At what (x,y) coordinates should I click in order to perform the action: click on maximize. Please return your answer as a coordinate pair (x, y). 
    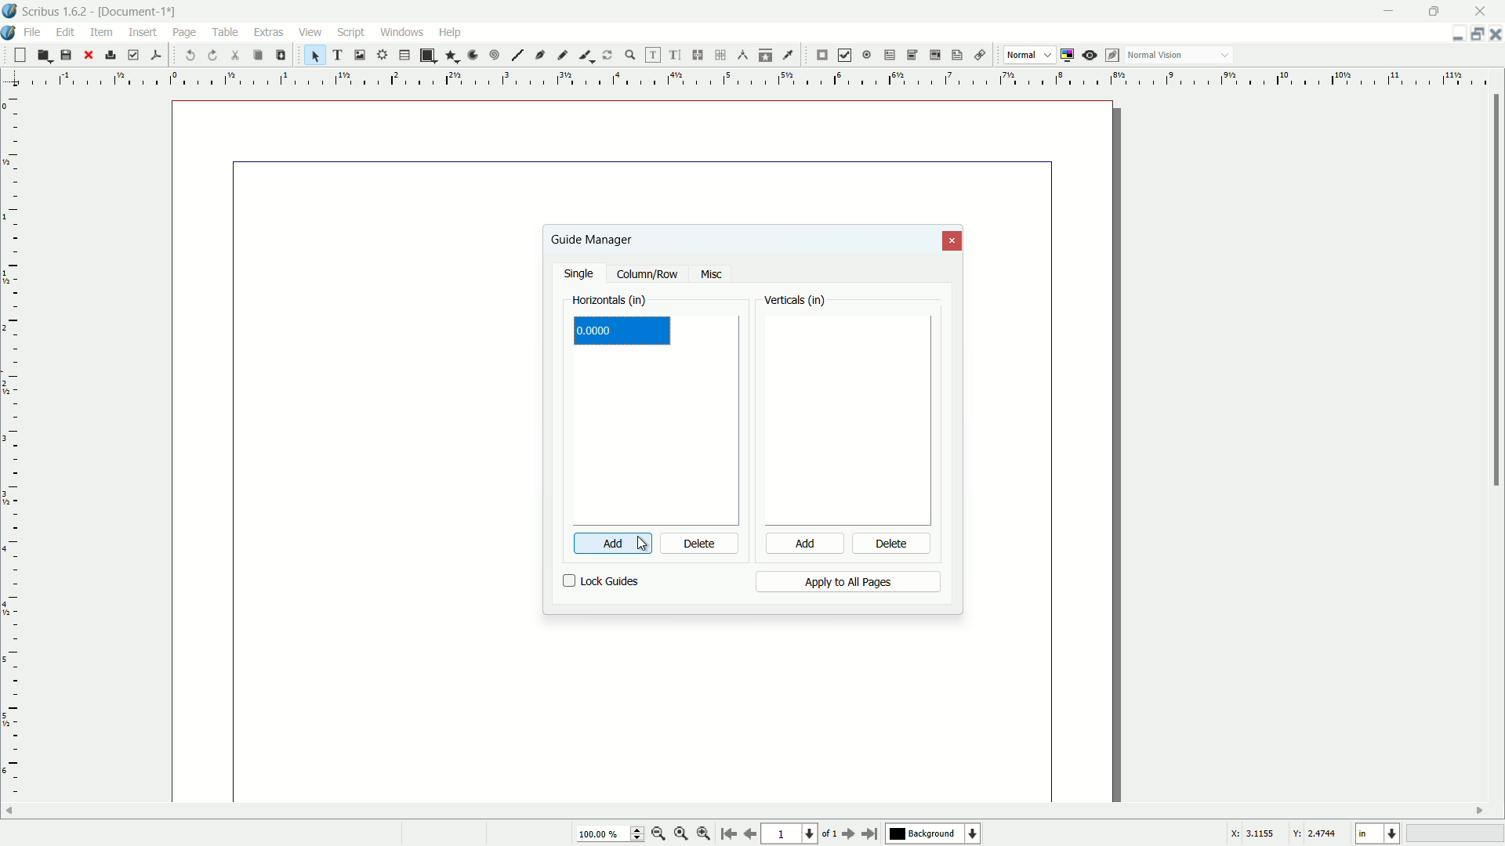
    Looking at the image, I should click on (1437, 10).